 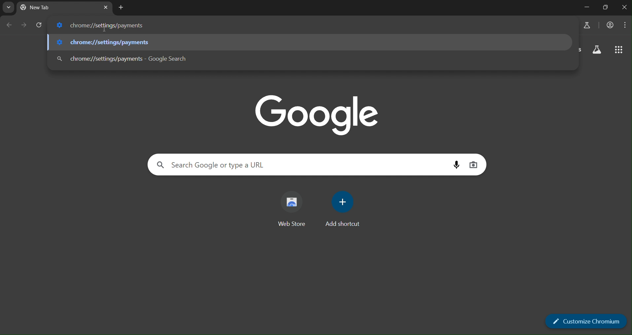 What do you see at coordinates (626, 25) in the screenshot?
I see `menu` at bounding box center [626, 25].